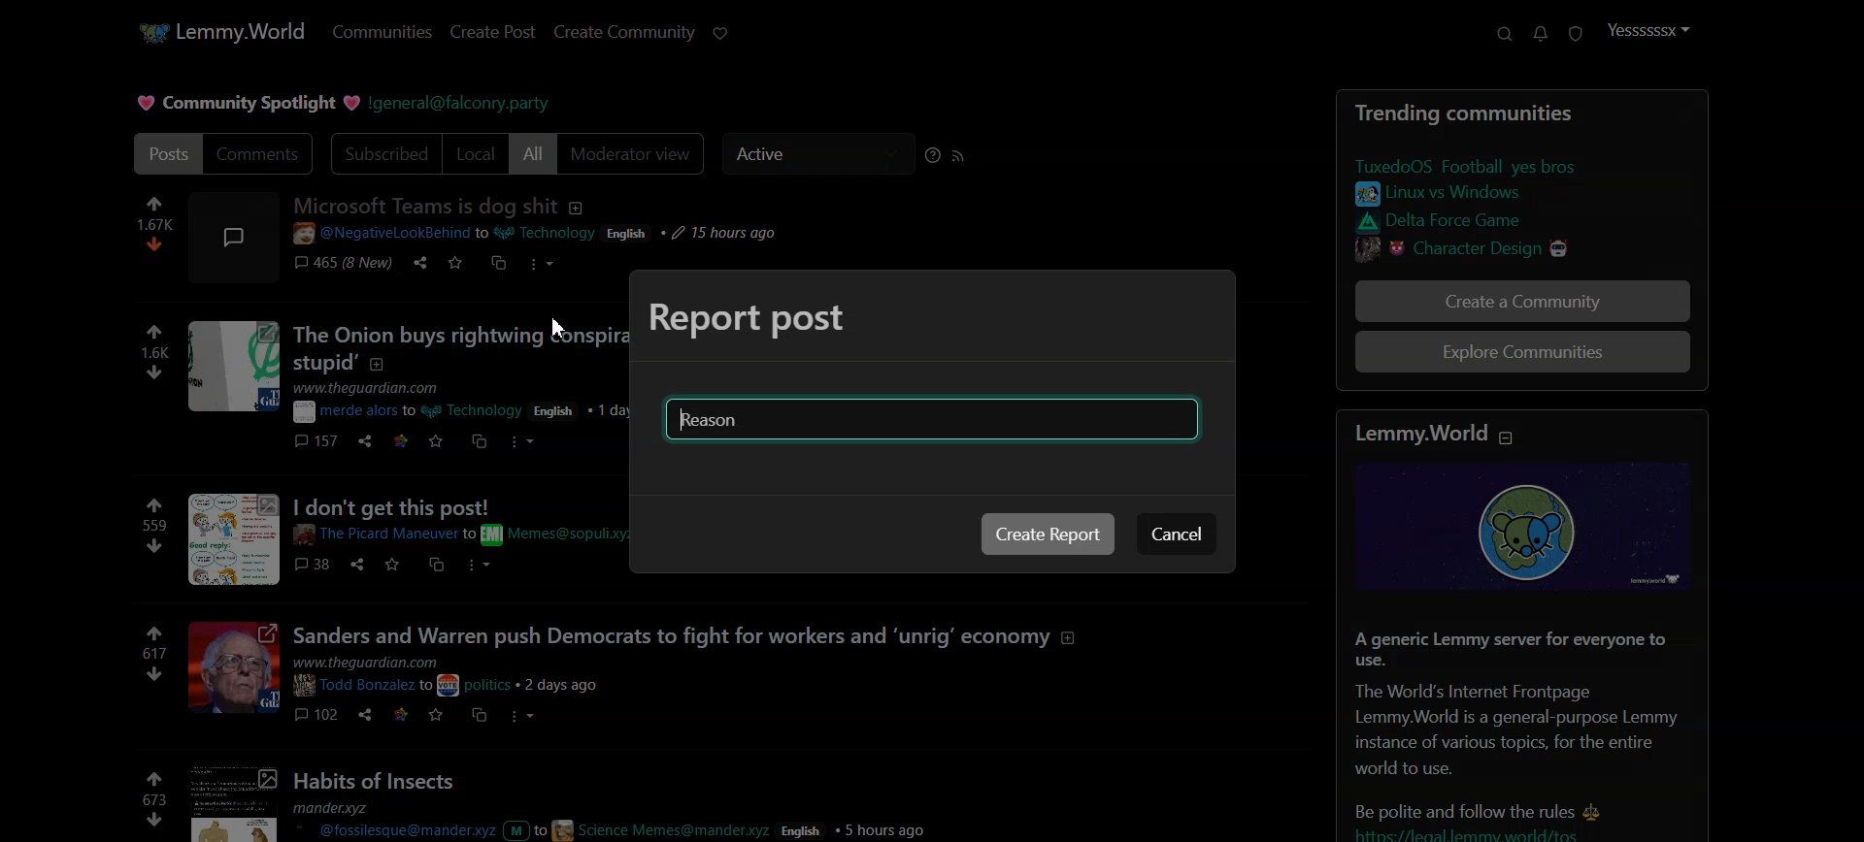 The image size is (1864, 842). Describe the element at coordinates (393, 566) in the screenshot. I see `save` at that location.